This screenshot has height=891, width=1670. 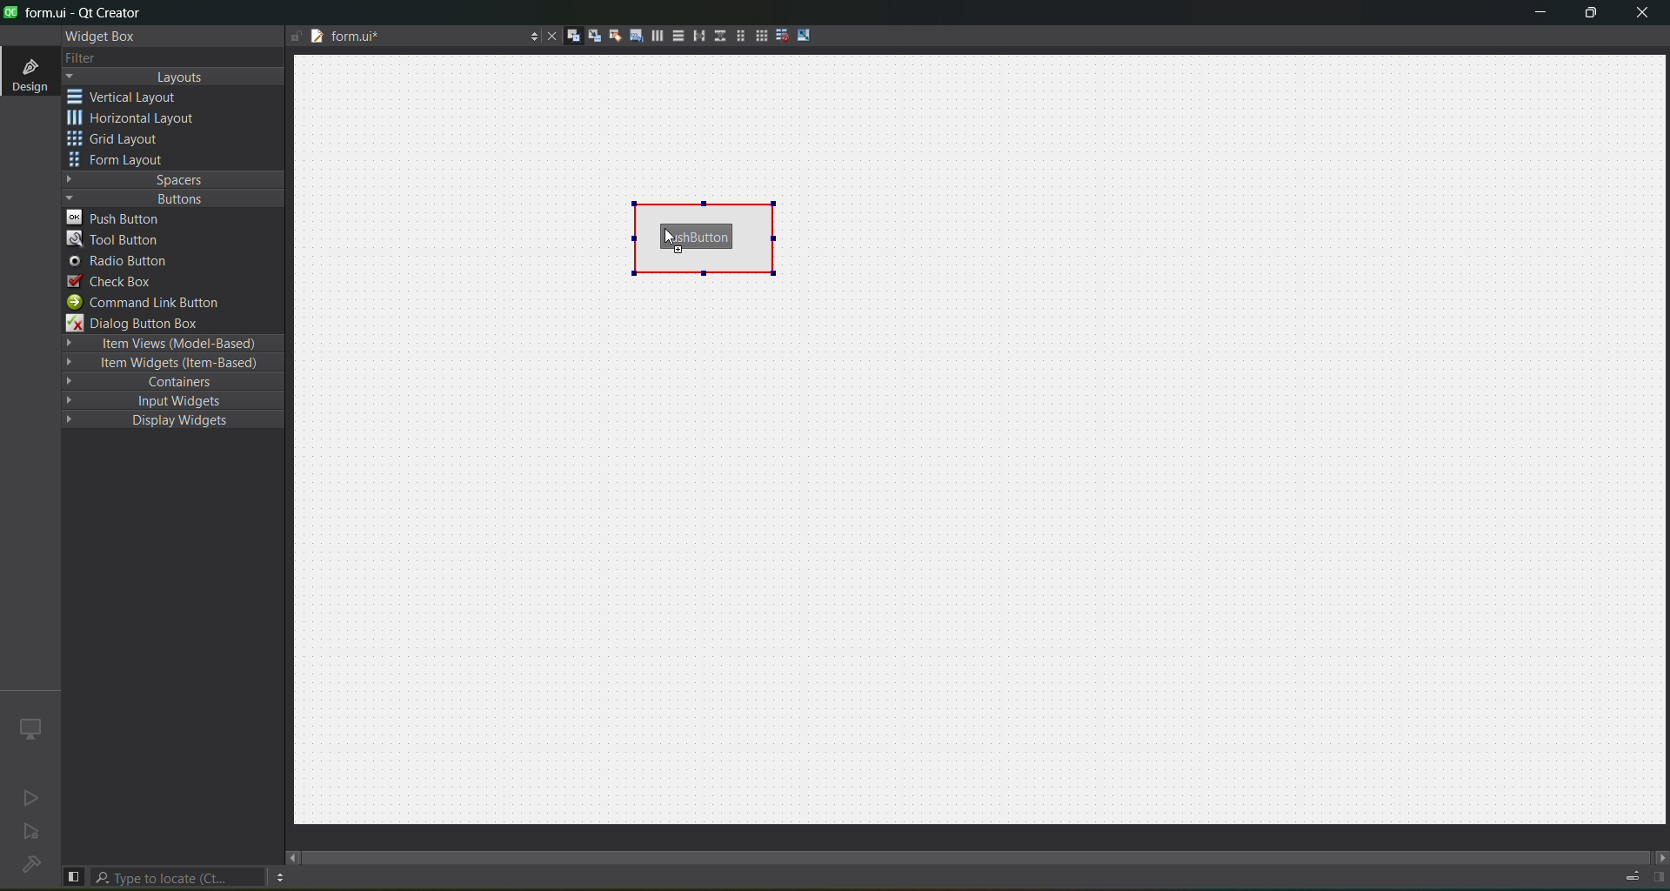 I want to click on spaces, so click(x=174, y=178).